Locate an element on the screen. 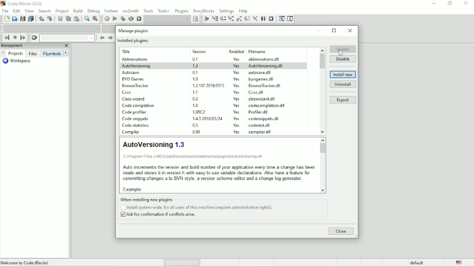  yes is located at coordinates (236, 79).